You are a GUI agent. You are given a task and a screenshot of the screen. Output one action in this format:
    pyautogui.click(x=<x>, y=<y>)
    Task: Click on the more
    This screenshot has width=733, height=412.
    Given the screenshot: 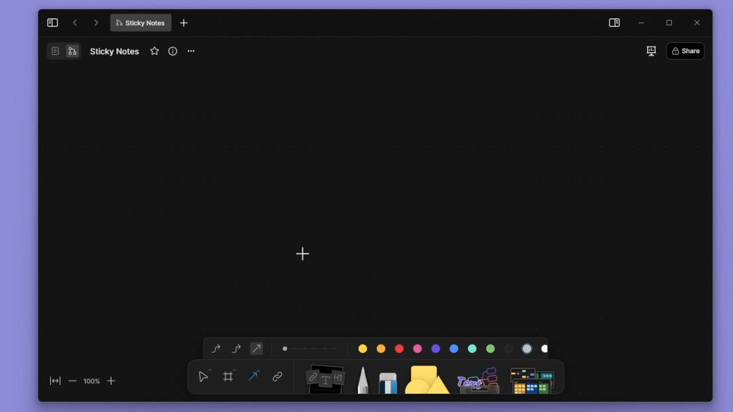 What is the action you would take?
    pyautogui.click(x=534, y=377)
    